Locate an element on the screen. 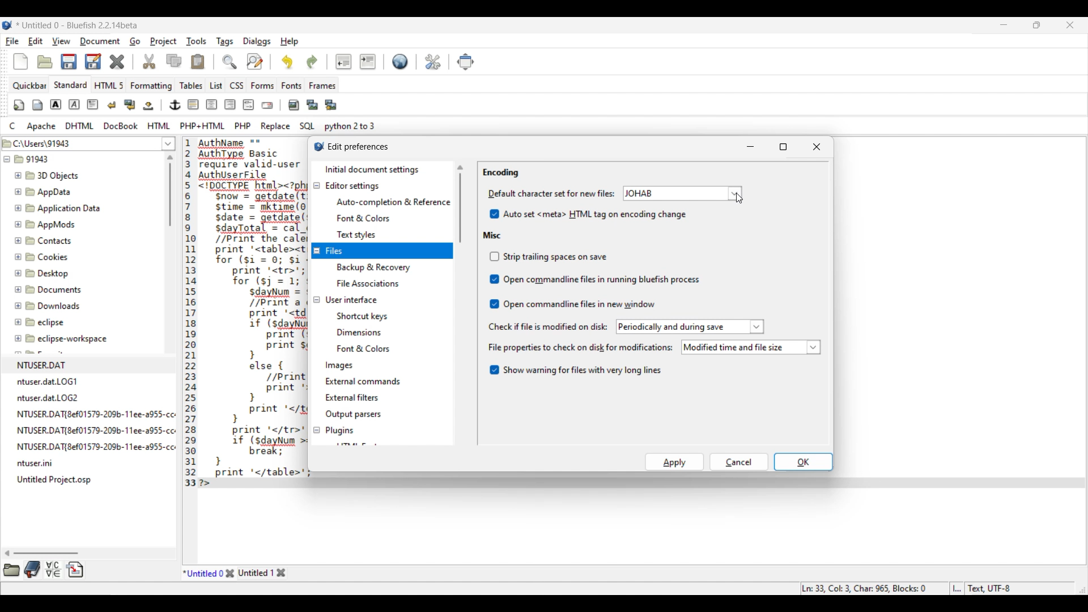 This screenshot has width=1088, height=612. Files setting options is located at coordinates (394, 275).